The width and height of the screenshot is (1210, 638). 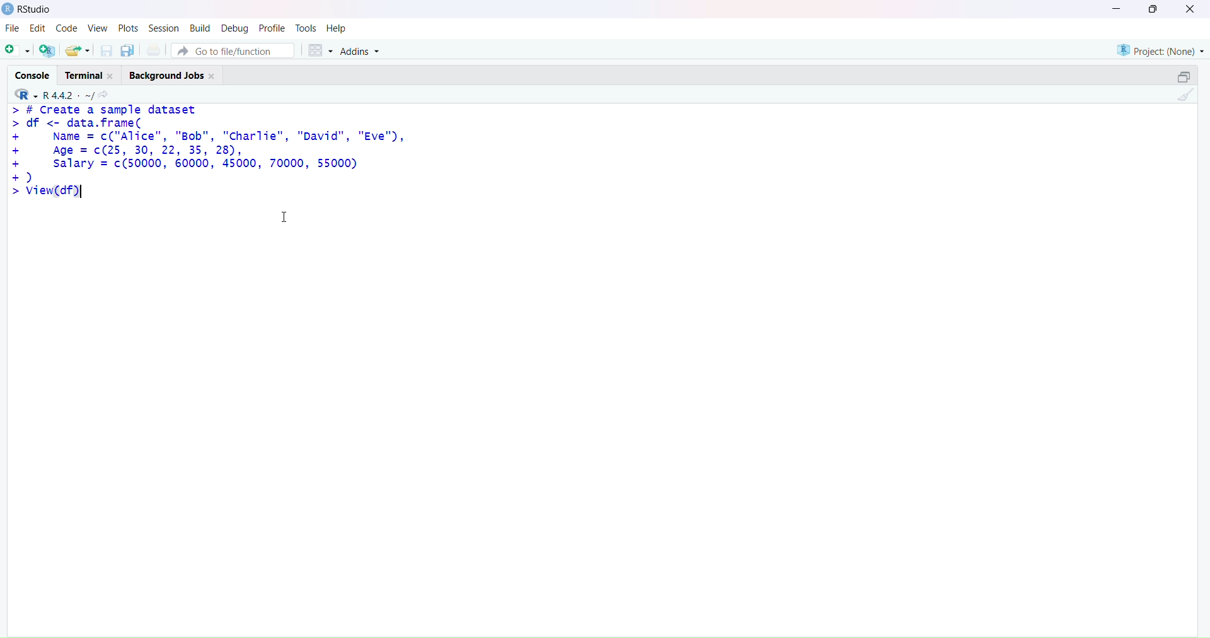 What do you see at coordinates (232, 52) in the screenshot?
I see `go to file/function` at bounding box center [232, 52].